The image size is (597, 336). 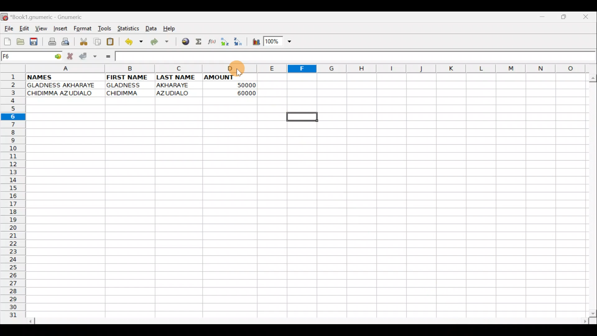 I want to click on Insert Chart, so click(x=254, y=42).